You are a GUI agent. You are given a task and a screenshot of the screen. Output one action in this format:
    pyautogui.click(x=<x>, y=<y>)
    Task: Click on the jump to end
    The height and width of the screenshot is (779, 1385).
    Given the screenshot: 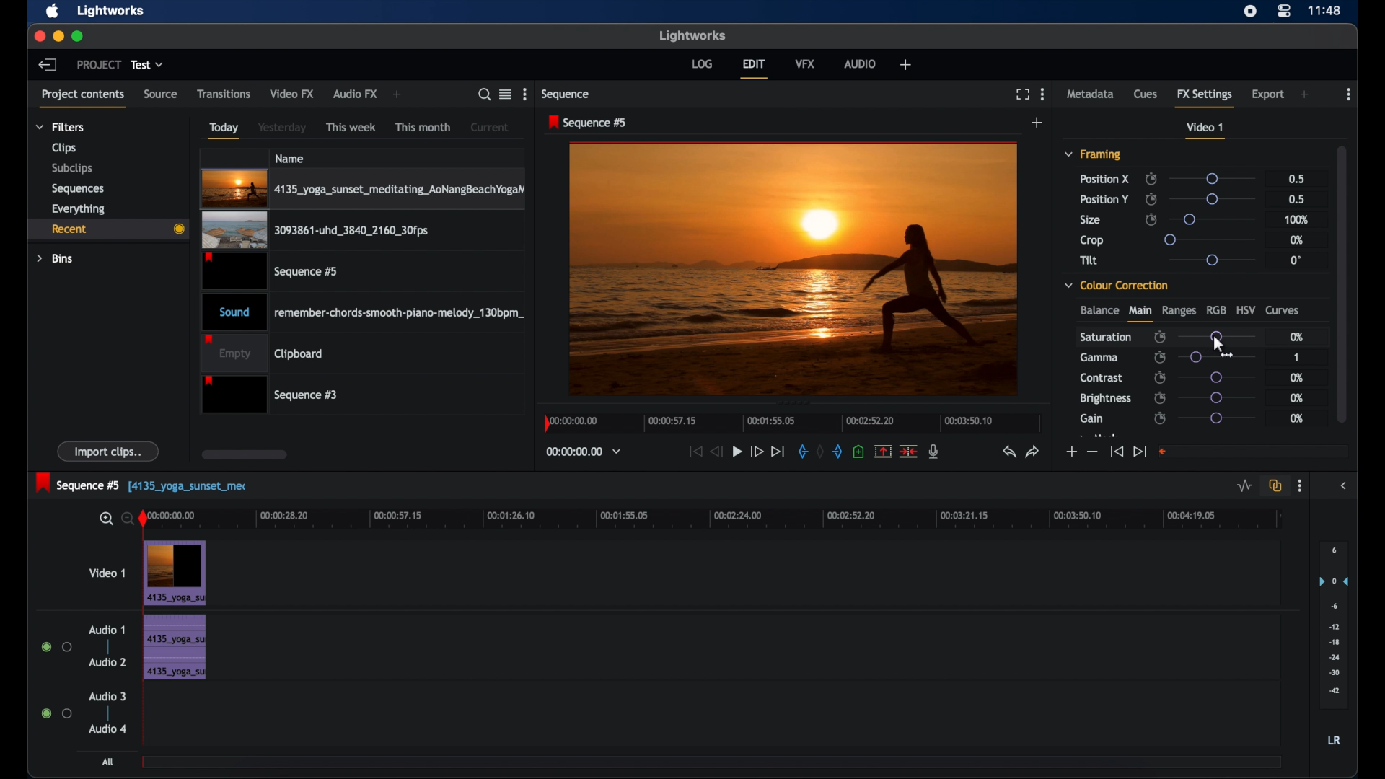 What is the action you would take?
    pyautogui.click(x=778, y=451)
    